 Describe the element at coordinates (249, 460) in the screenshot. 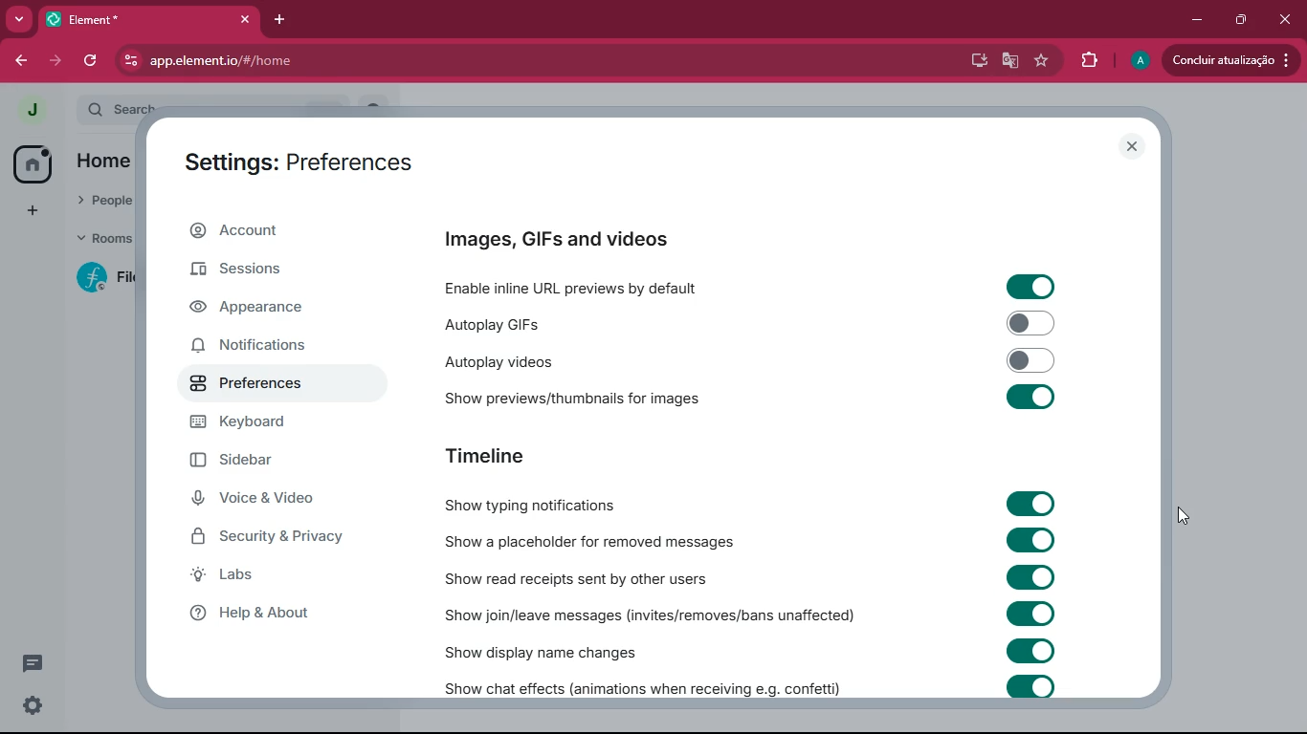

I see `sidebar` at that location.